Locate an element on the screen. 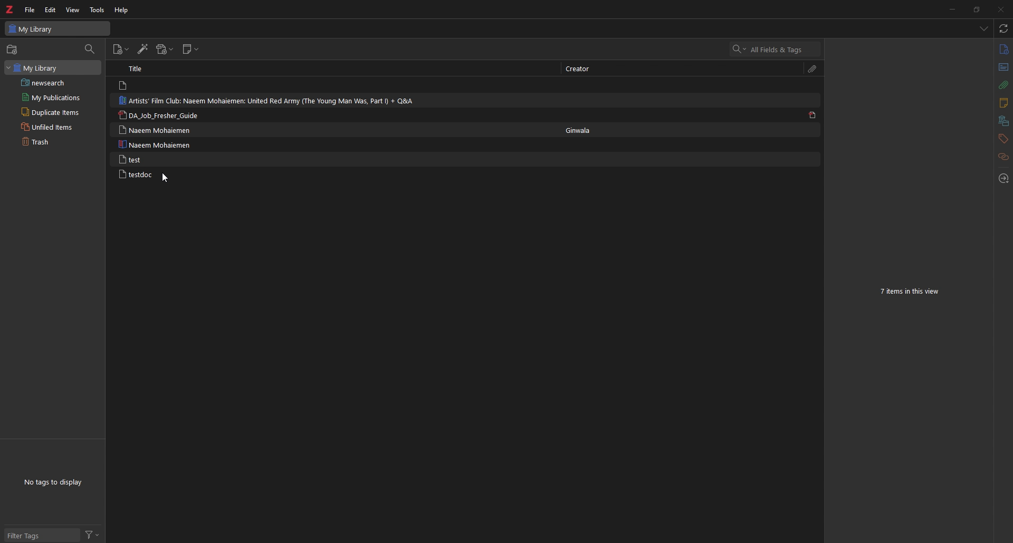 This screenshot has height=543, width=1013. resize is located at coordinates (976, 9).